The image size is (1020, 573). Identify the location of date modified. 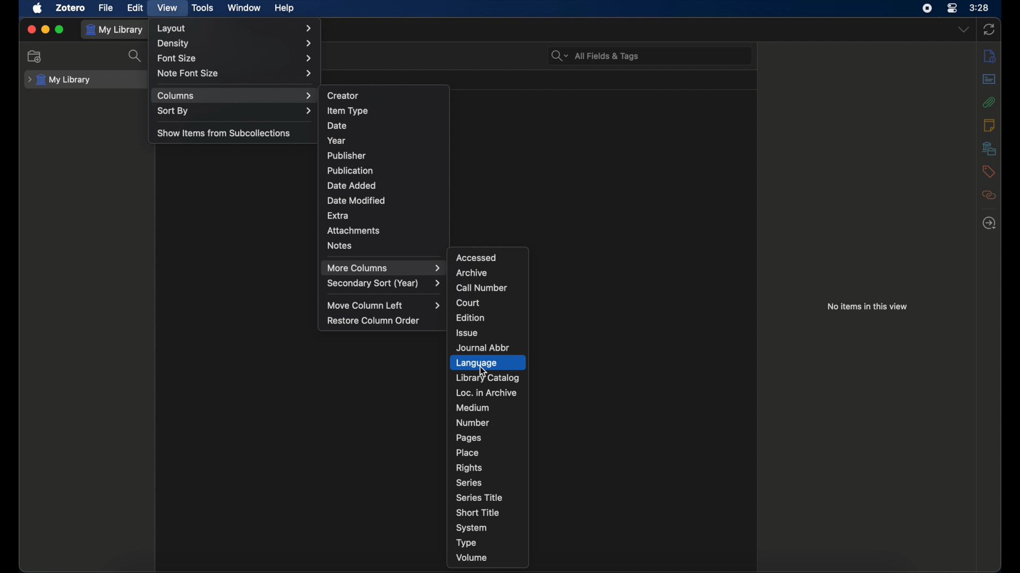
(356, 201).